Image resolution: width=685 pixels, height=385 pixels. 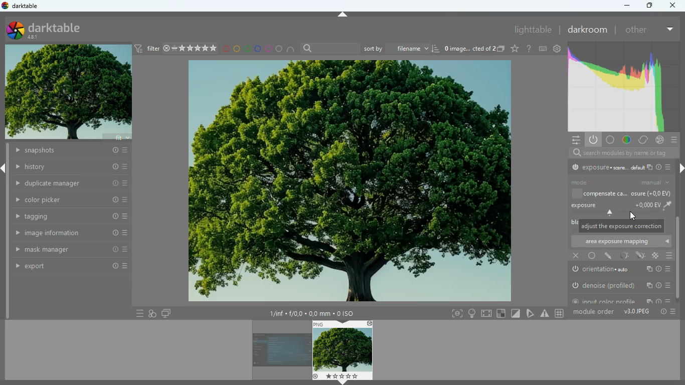 I want to click on left, so click(x=5, y=169).